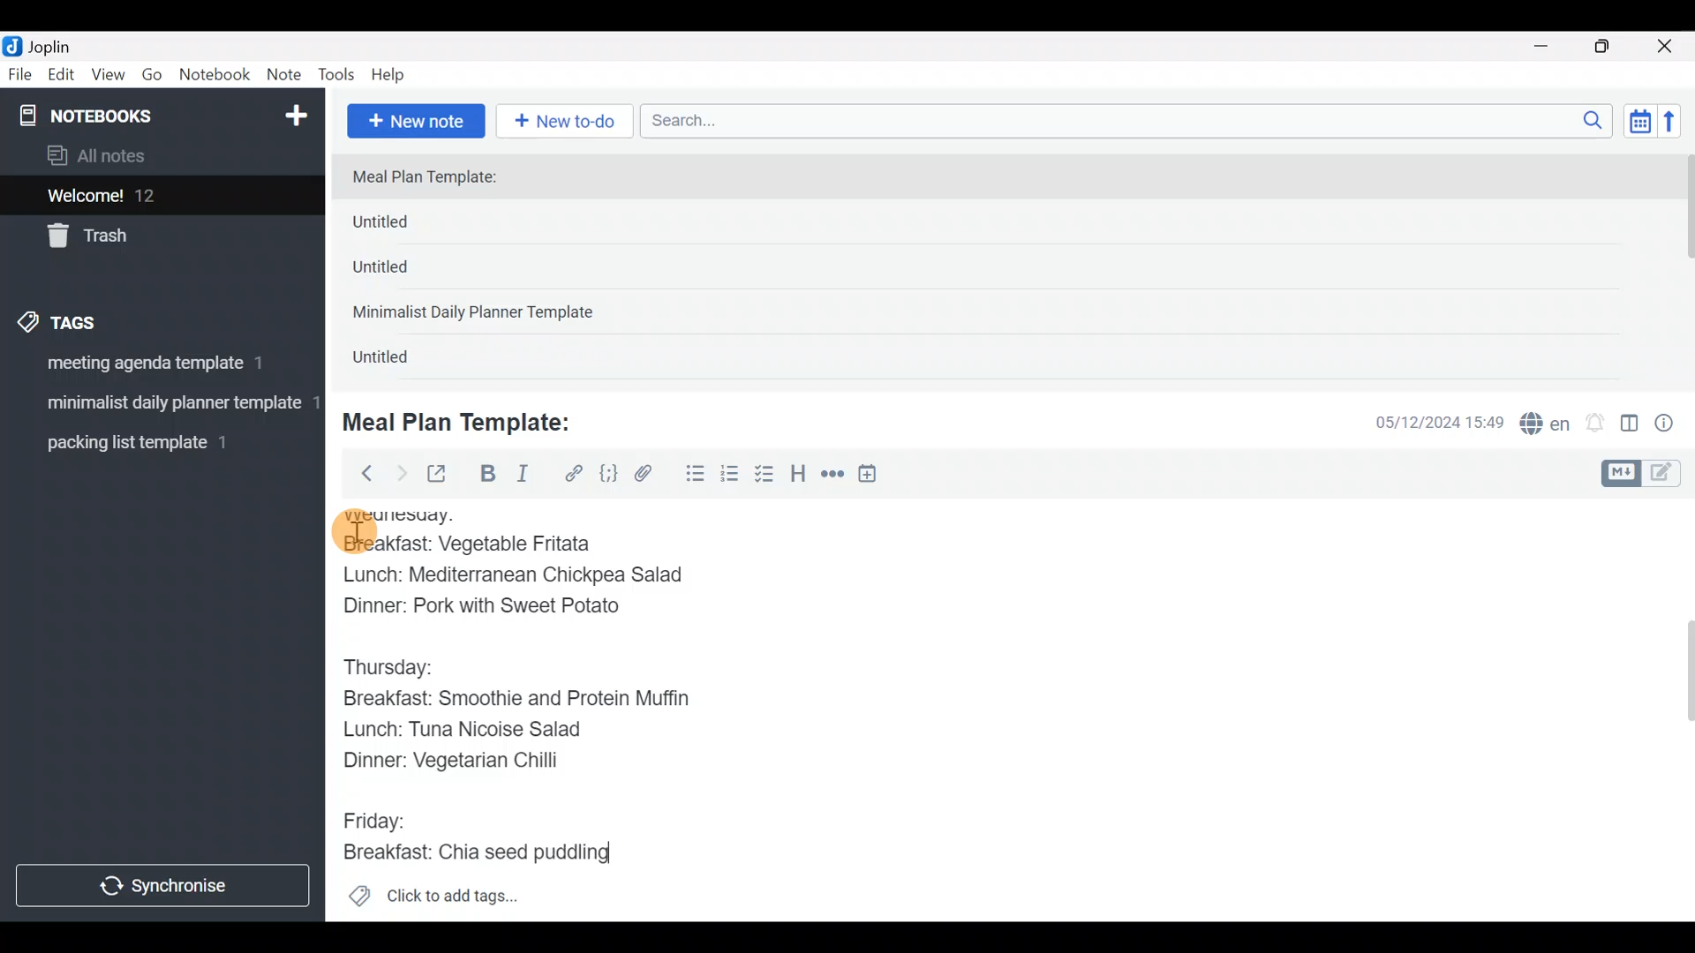 The width and height of the screenshot is (1695, 953). What do you see at coordinates (1596, 424) in the screenshot?
I see `Set alarm` at bounding box center [1596, 424].